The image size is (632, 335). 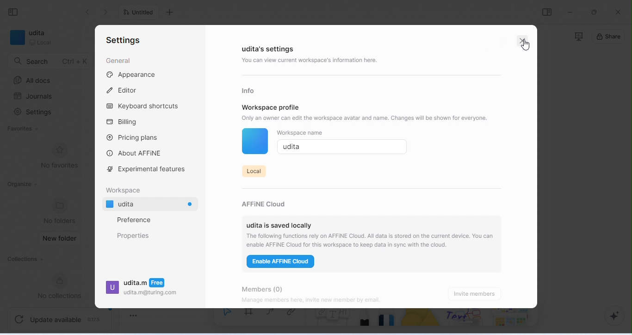 What do you see at coordinates (34, 96) in the screenshot?
I see `journals` at bounding box center [34, 96].